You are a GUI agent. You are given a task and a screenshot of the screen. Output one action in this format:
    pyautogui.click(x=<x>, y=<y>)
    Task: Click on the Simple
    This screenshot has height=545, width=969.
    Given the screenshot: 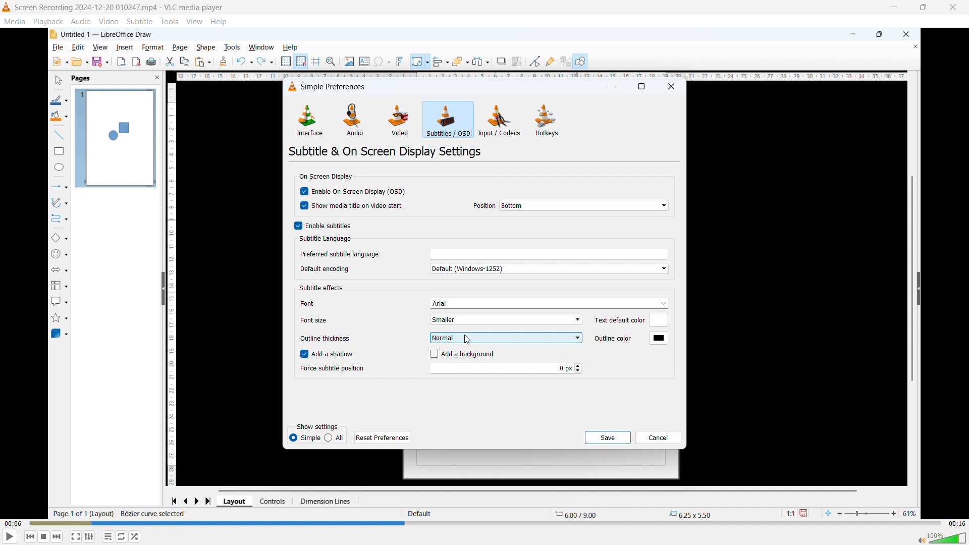 What is the action you would take?
    pyautogui.click(x=304, y=439)
    